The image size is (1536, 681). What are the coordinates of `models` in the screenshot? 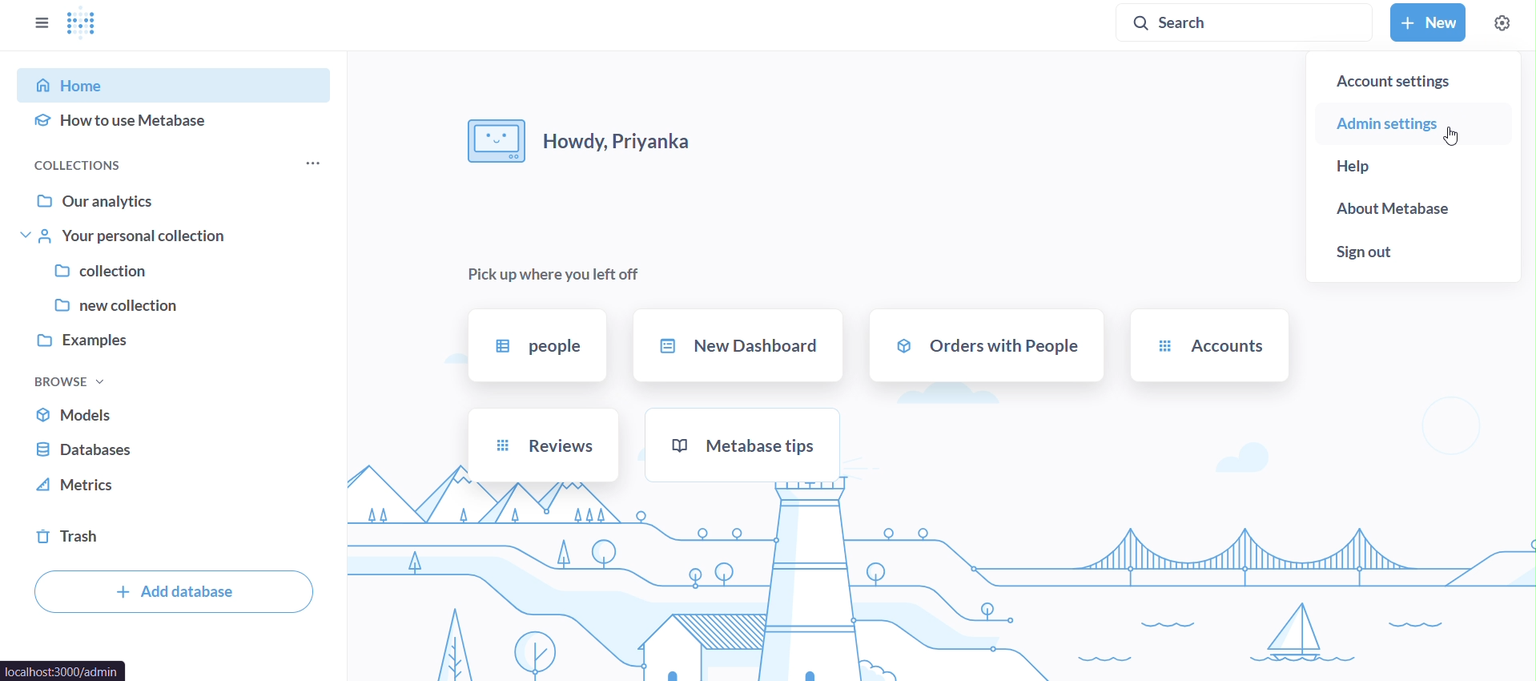 It's located at (175, 416).